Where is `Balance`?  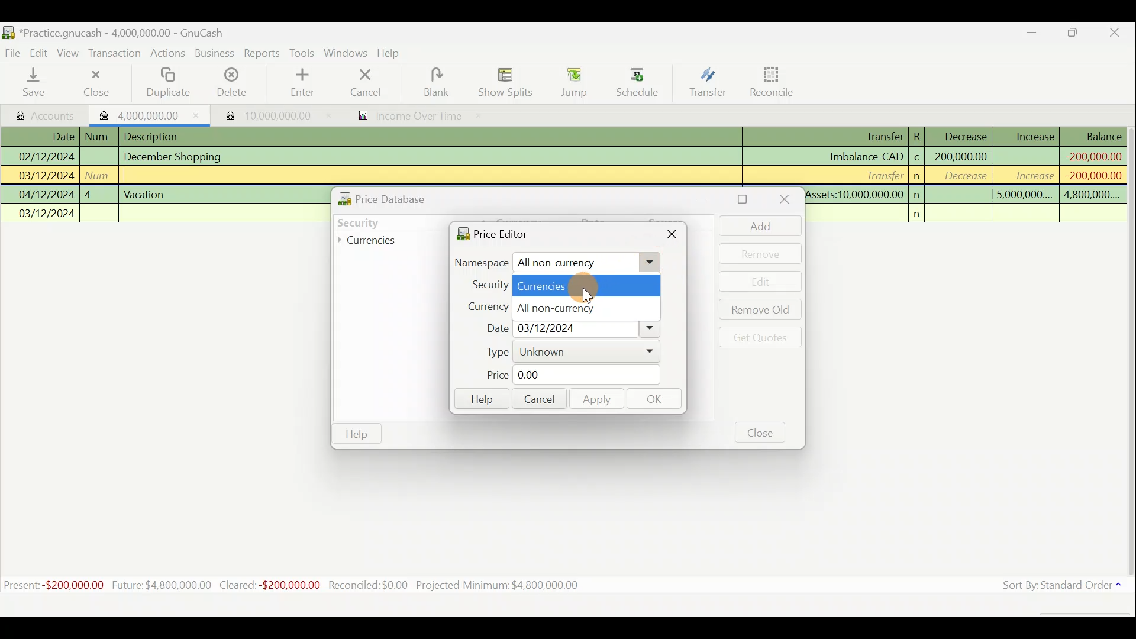 Balance is located at coordinates (1094, 136).